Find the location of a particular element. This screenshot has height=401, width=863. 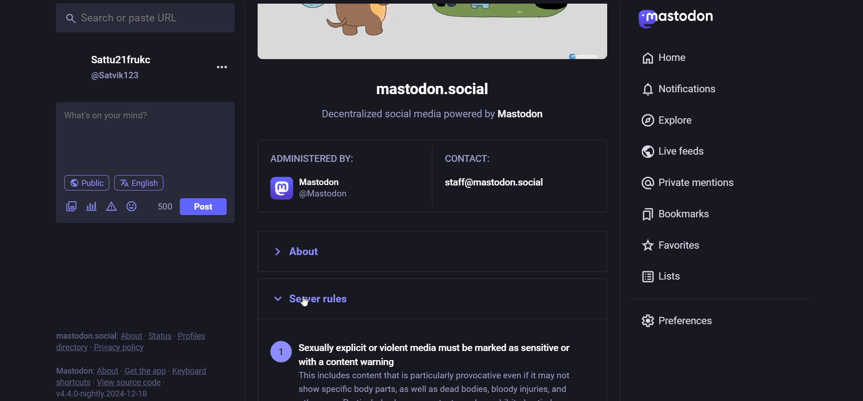

bookmark is located at coordinates (679, 216).